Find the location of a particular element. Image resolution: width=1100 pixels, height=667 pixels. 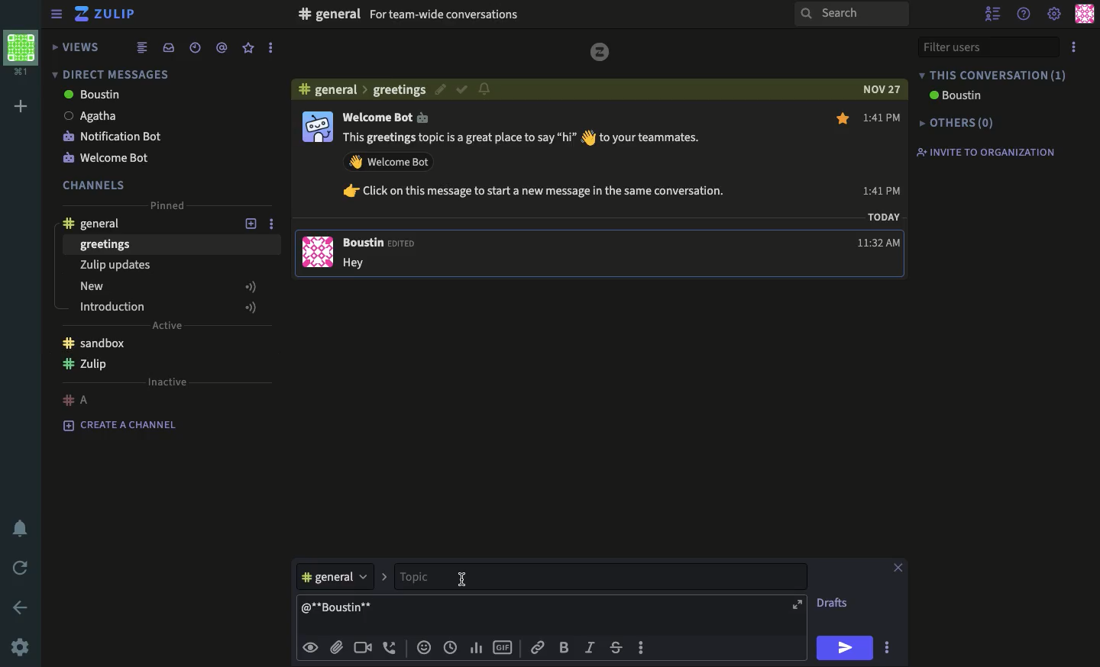

expand is located at coordinates (797, 605).